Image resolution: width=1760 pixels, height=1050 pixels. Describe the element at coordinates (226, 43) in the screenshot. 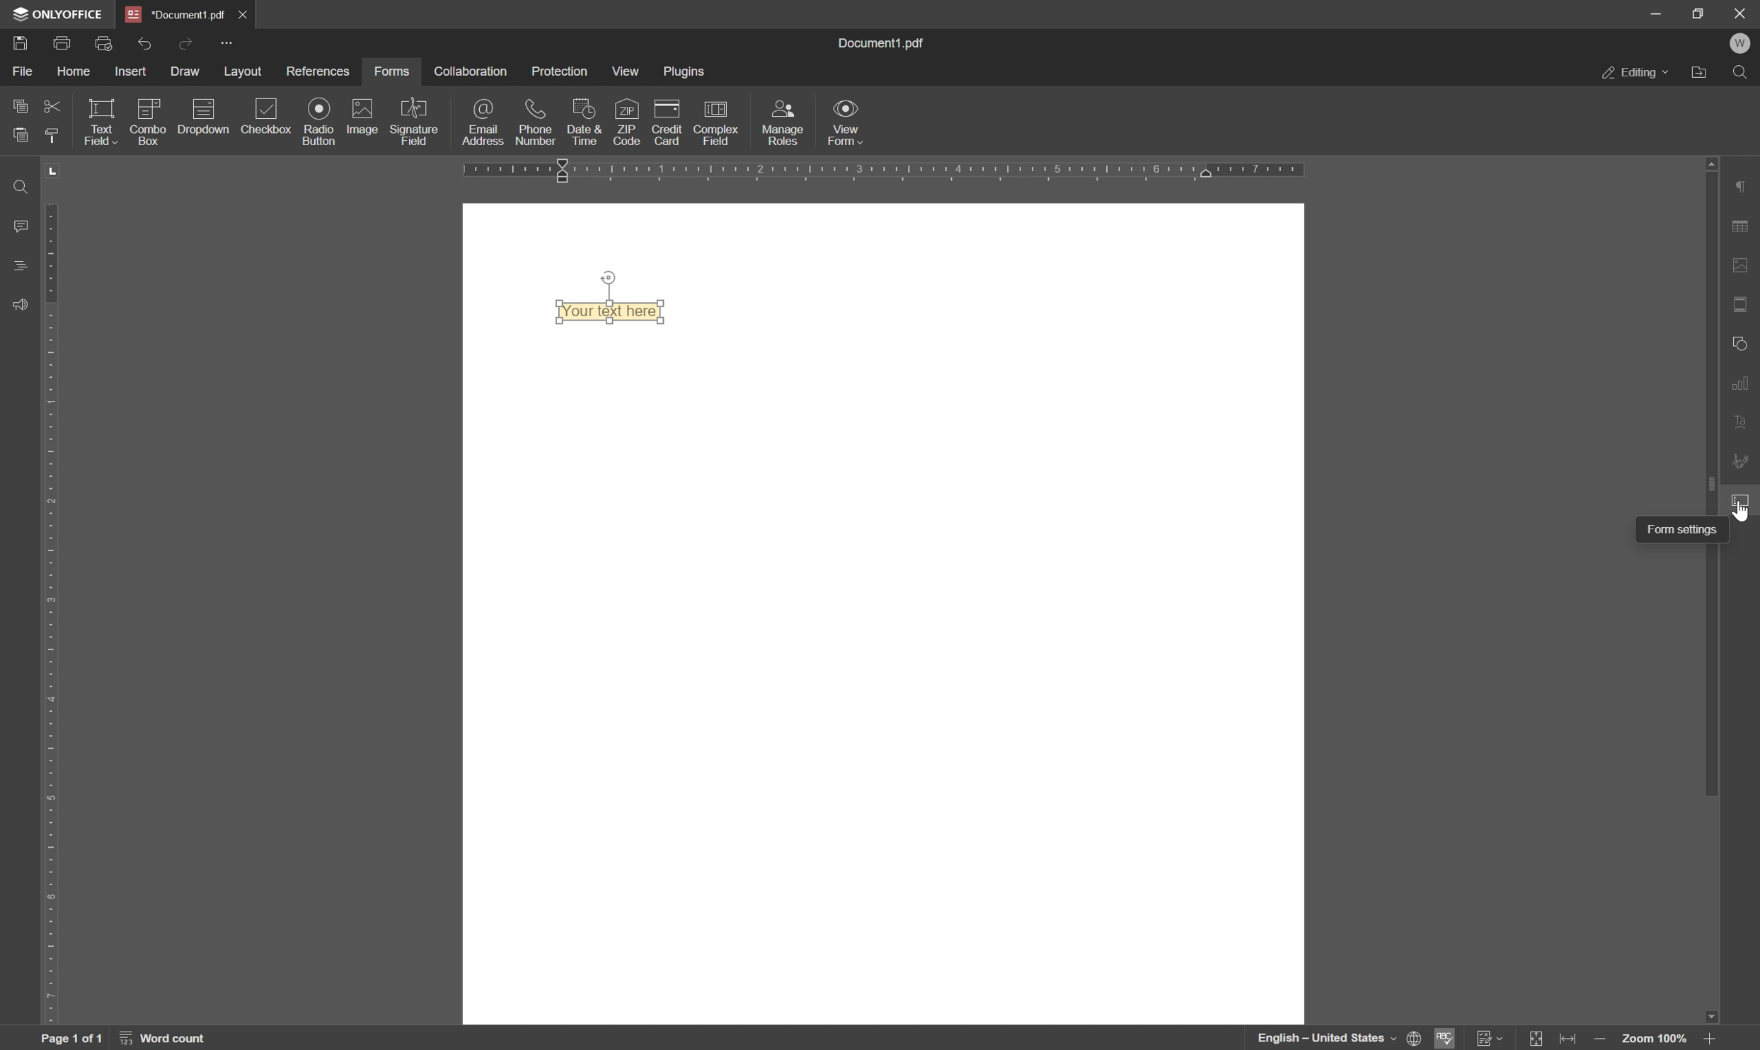

I see `customize quick access toolbar` at that location.